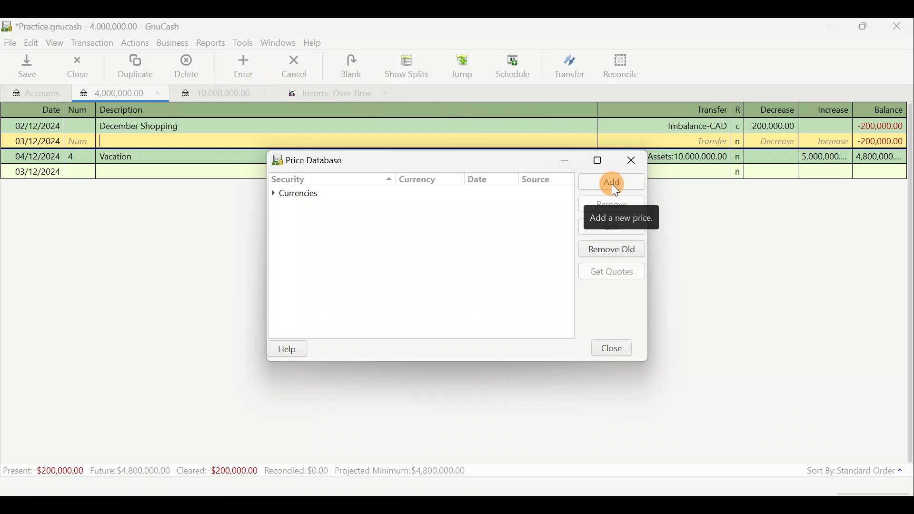  I want to click on Get quotes, so click(610, 271).